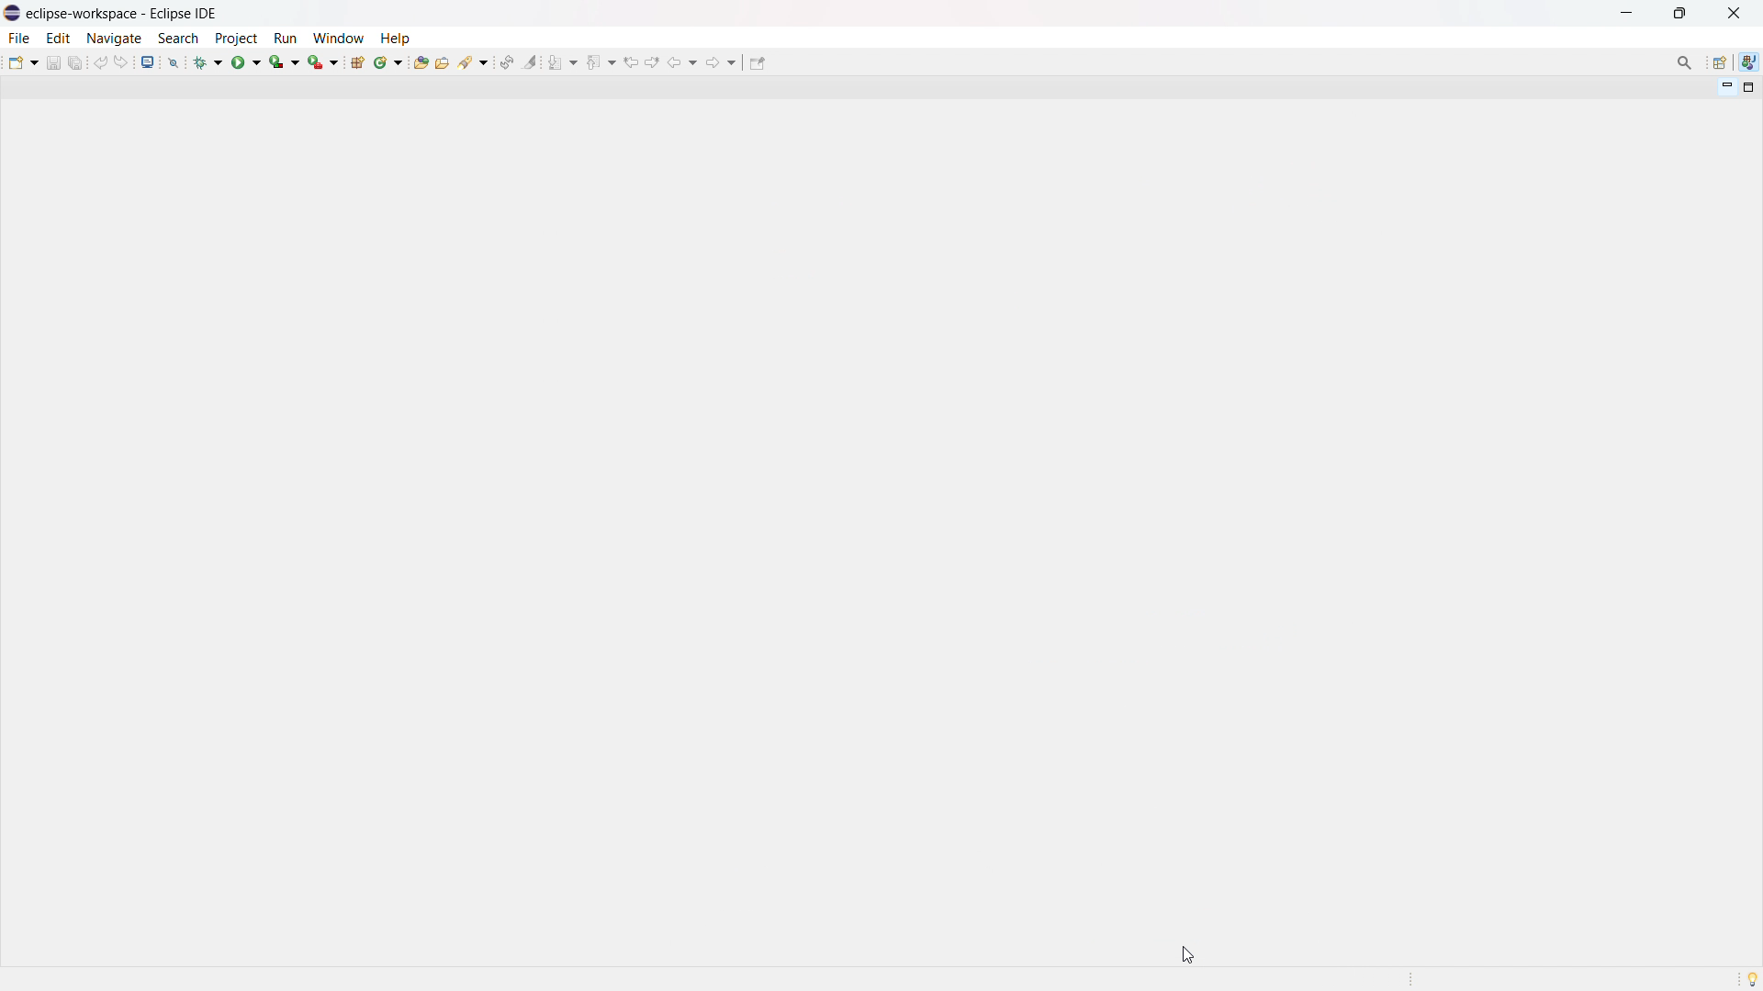  Describe the element at coordinates (1679, 14) in the screenshot. I see `maximize` at that location.